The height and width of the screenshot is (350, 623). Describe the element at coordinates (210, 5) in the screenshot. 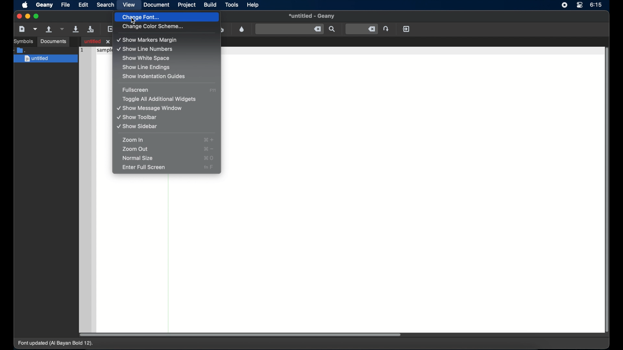

I see `build` at that location.